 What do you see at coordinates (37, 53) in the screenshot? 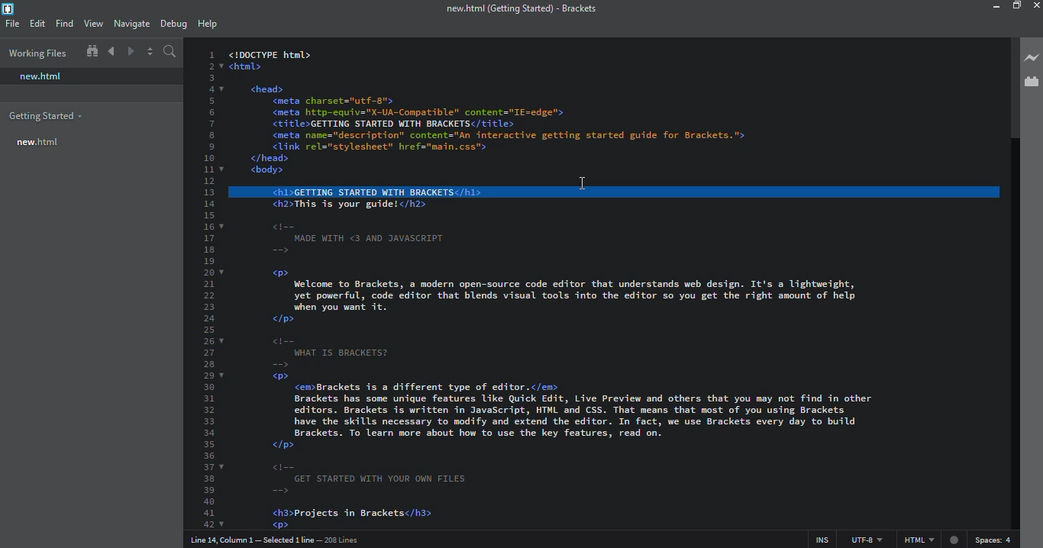
I see `working files` at bounding box center [37, 53].